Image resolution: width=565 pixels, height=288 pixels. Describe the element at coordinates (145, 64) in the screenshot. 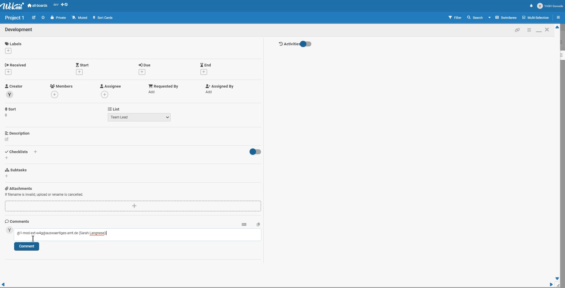

I see `Add Due date` at that location.